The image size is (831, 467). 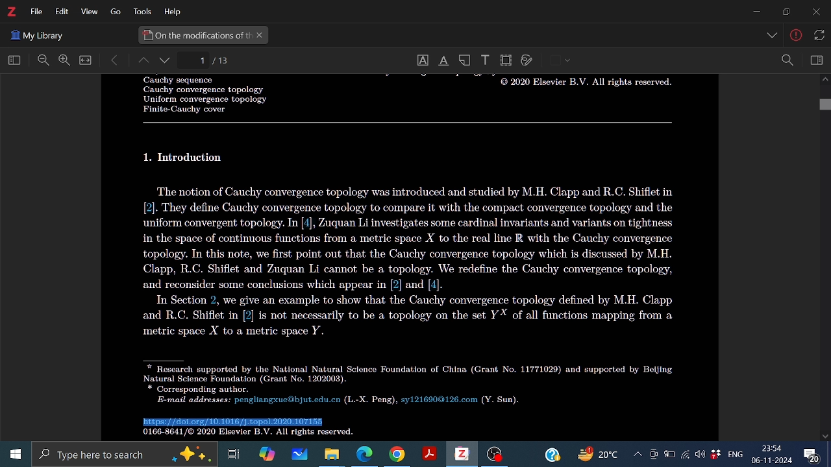 What do you see at coordinates (243, 434) in the screenshot?
I see `` at bounding box center [243, 434].